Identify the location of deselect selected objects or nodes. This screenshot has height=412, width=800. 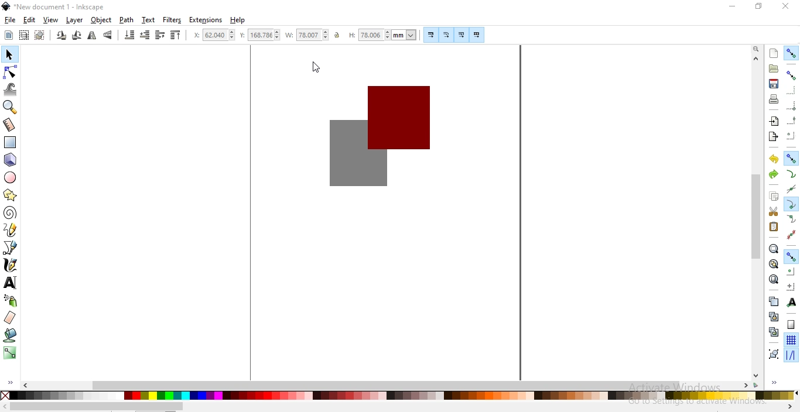
(41, 35).